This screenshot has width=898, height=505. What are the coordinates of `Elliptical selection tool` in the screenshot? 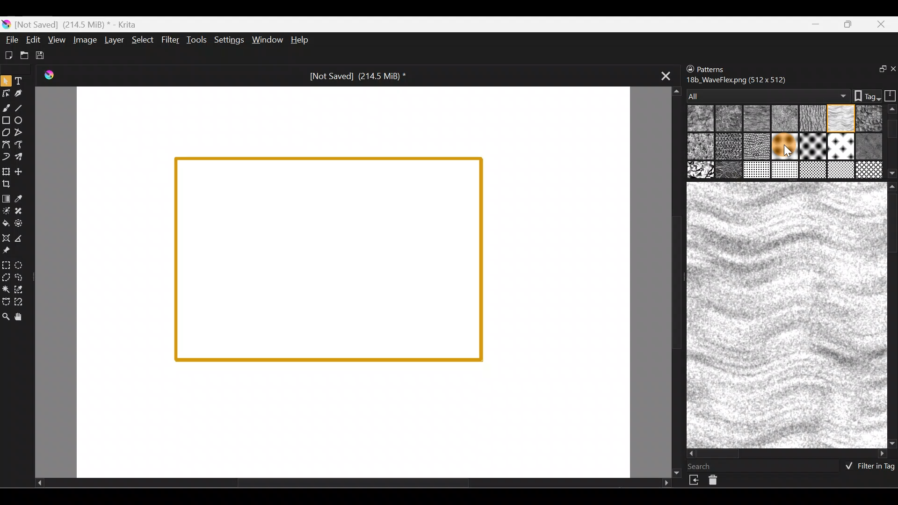 It's located at (22, 265).